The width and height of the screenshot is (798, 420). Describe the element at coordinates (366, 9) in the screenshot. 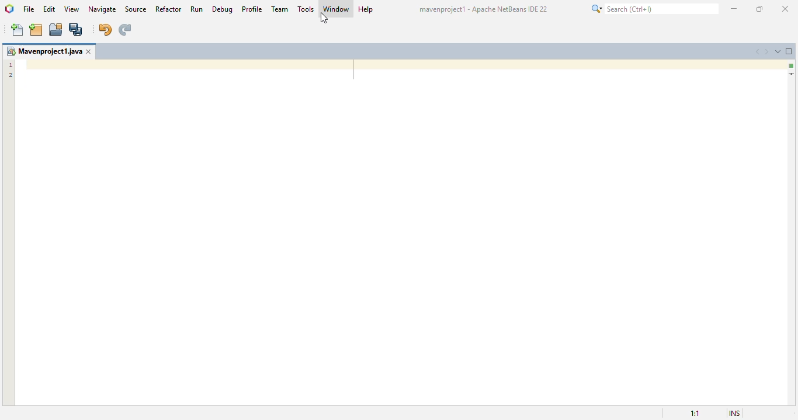

I see `help` at that location.